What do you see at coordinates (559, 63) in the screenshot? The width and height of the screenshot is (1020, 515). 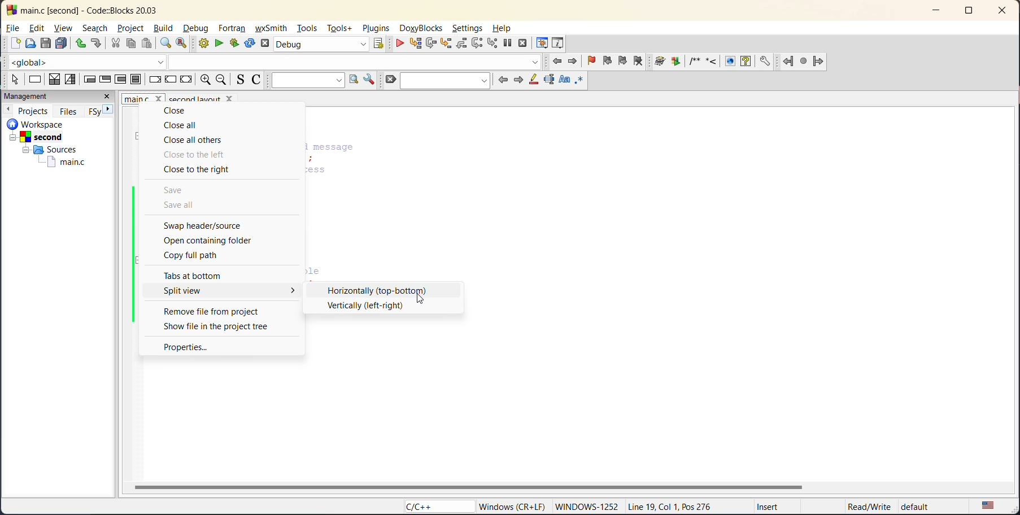 I see `jump back` at bounding box center [559, 63].